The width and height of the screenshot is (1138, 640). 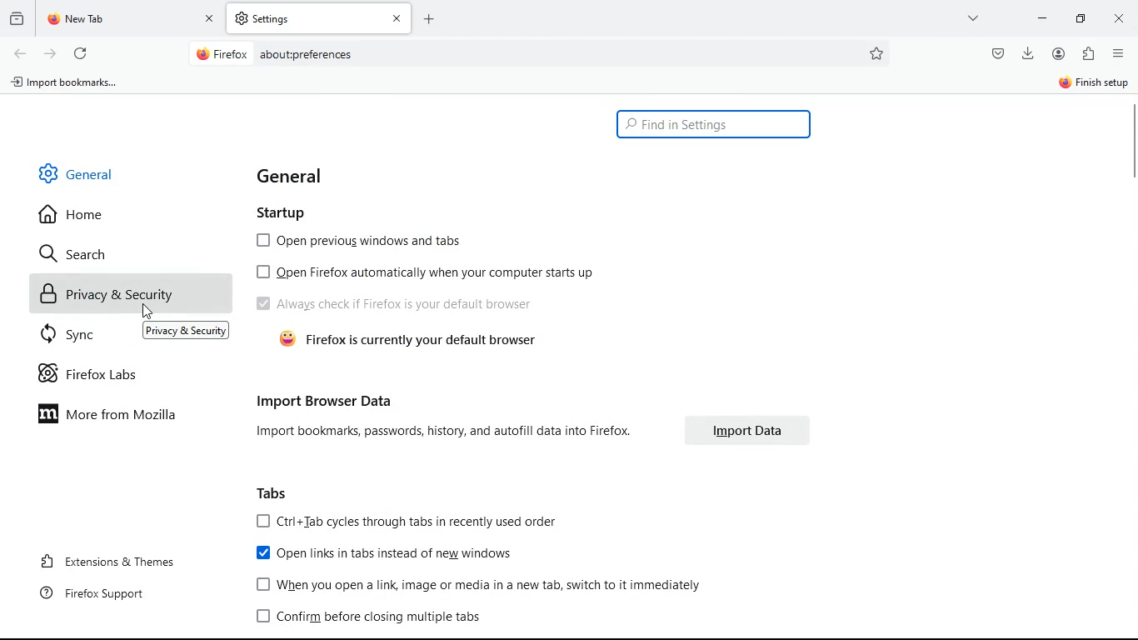 I want to click on firefox support, so click(x=103, y=592).